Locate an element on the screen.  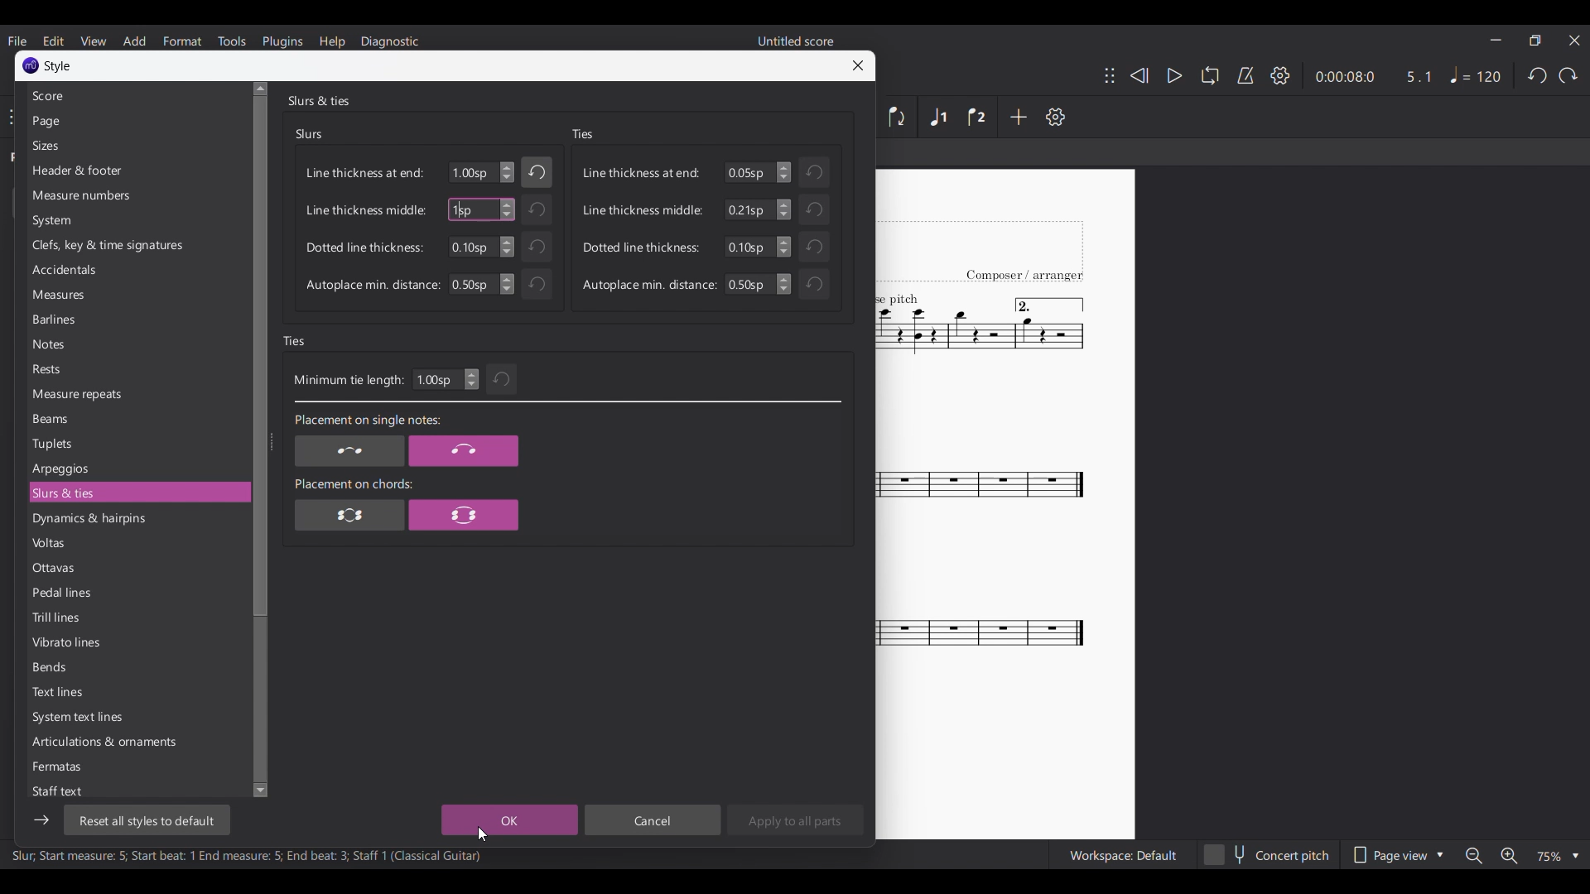
Score is located at coordinates (135, 96).